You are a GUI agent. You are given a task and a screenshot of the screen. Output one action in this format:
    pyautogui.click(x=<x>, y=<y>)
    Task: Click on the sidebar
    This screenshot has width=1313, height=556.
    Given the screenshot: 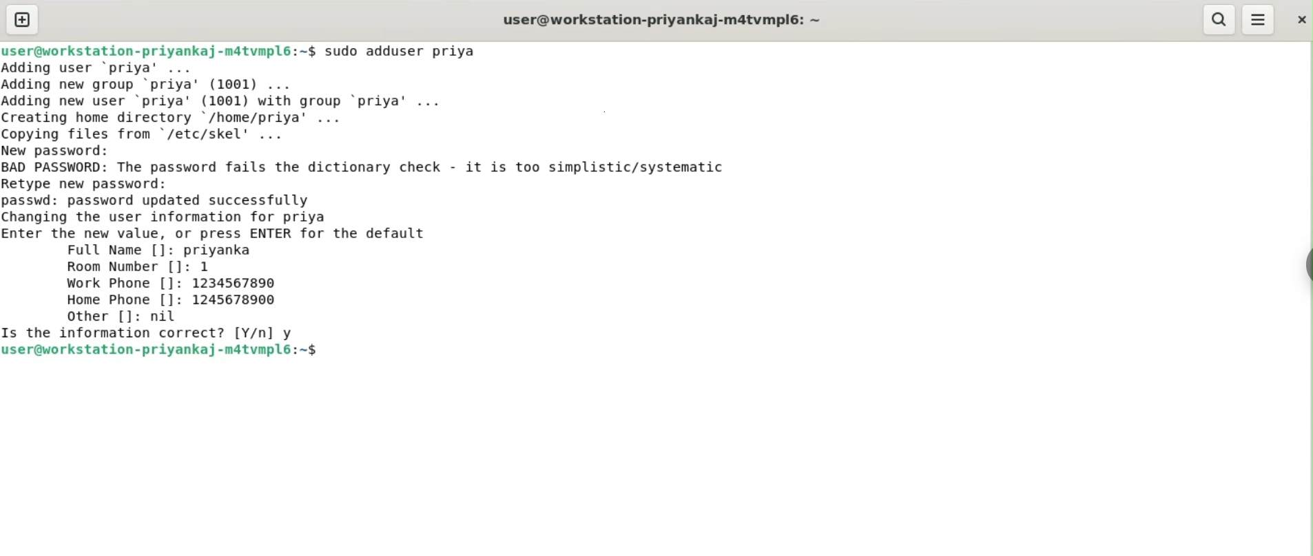 What is the action you would take?
    pyautogui.click(x=1306, y=266)
    